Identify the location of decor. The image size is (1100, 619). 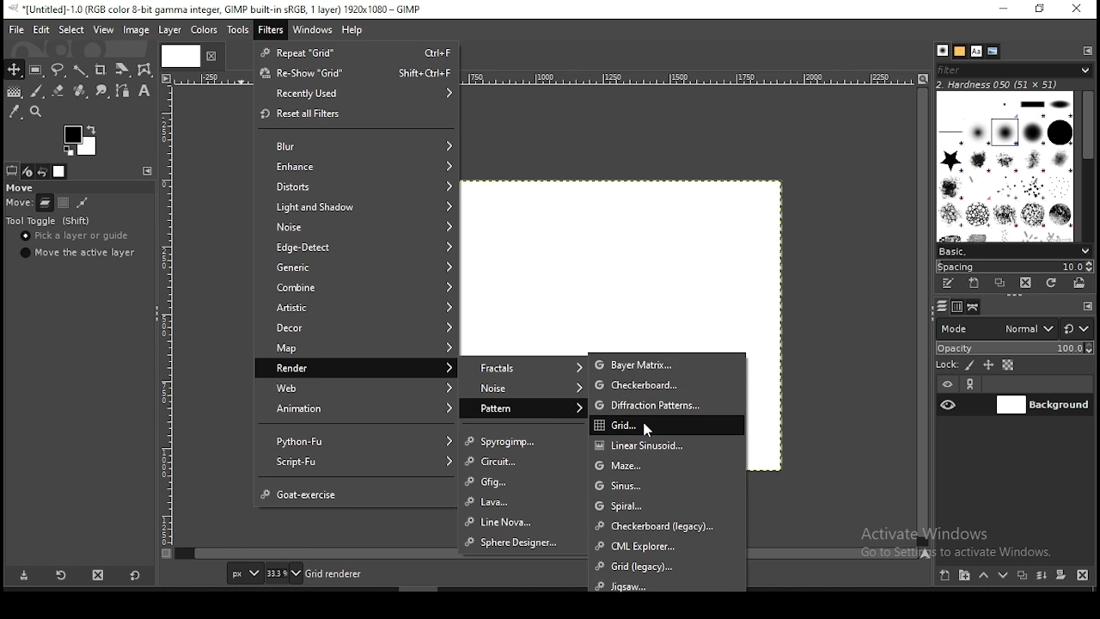
(354, 327).